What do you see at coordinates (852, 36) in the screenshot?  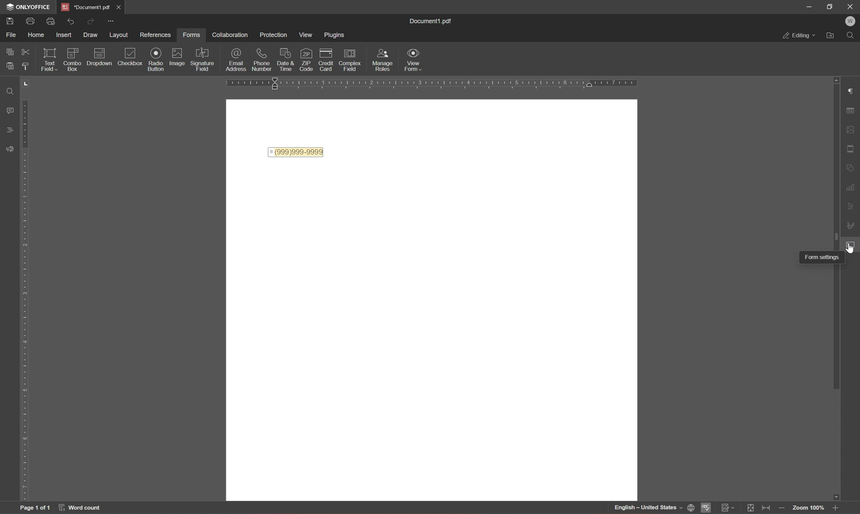 I see `find` at bounding box center [852, 36].